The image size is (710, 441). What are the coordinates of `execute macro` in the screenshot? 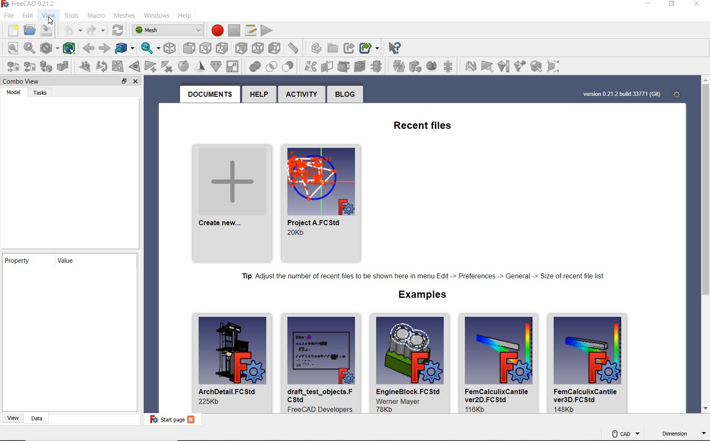 It's located at (268, 30).